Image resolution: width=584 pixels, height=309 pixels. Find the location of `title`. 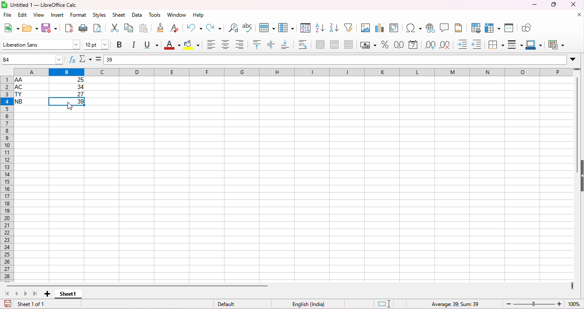

title is located at coordinates (39, 5).